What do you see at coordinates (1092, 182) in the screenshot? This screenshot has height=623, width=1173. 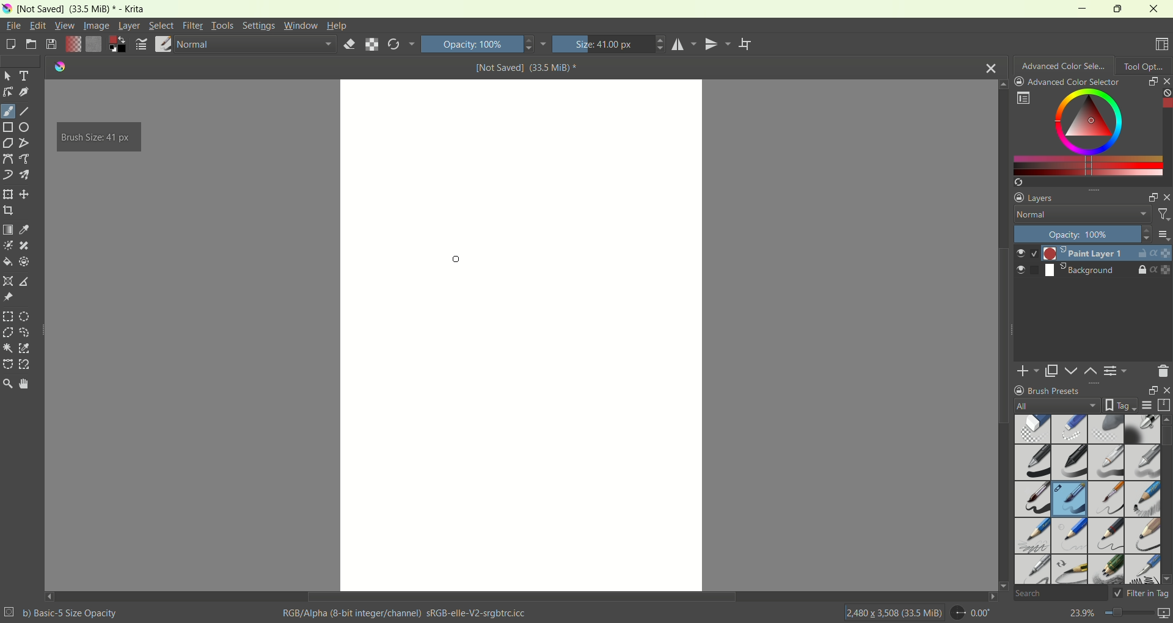 I see `create a list of colors` at bounding box center [1092, 182].